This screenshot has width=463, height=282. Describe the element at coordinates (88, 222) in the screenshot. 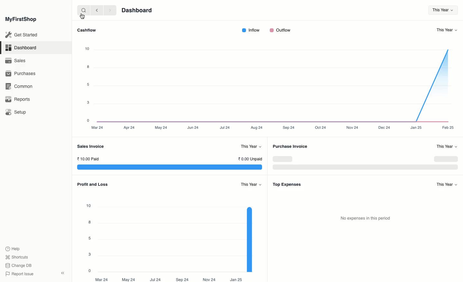

I see `8` at that location.